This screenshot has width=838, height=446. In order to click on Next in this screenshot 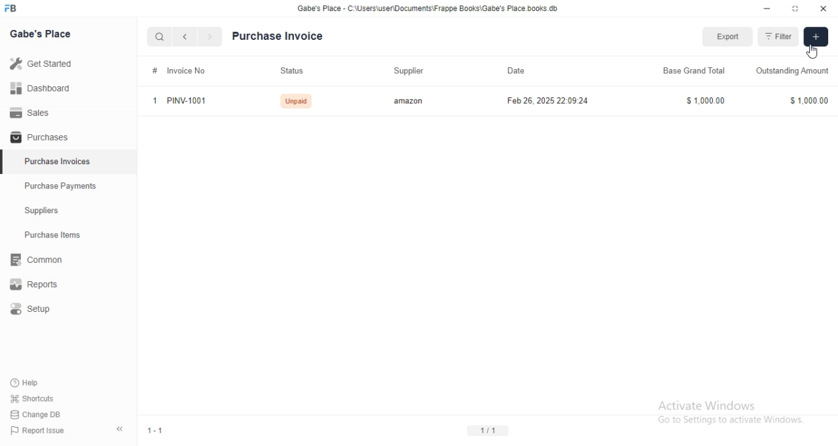, I will do `click(211, 37)`.